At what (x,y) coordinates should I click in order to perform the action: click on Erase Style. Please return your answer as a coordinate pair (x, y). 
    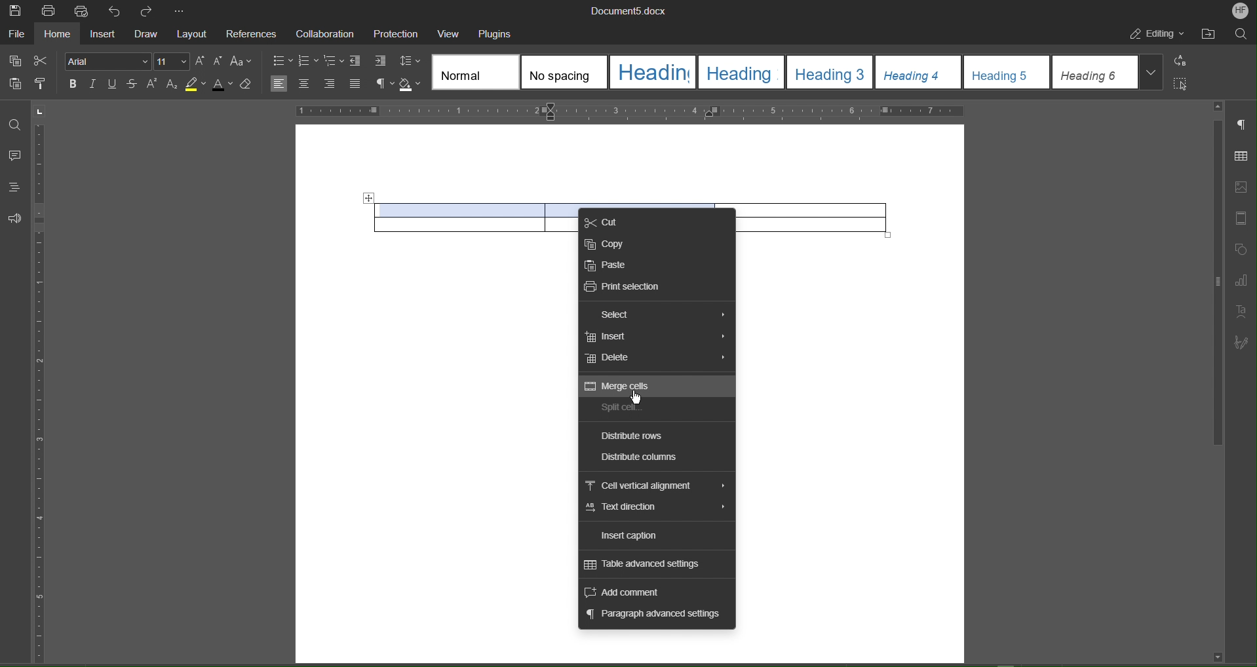
    Looking at the image, I should click on (248, 84).